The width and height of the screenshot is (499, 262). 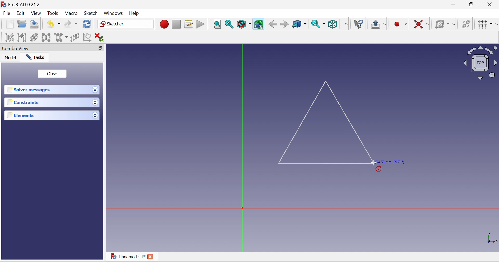 What do you see at coordinates (319, 24) in the screenshot?
I see `Sync view` at bounding box center [319, 24].